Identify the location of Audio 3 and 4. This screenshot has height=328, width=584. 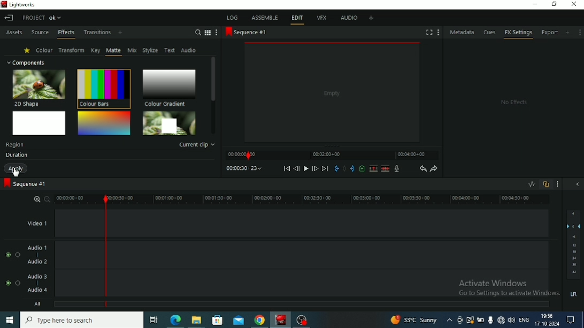
(48, 284).